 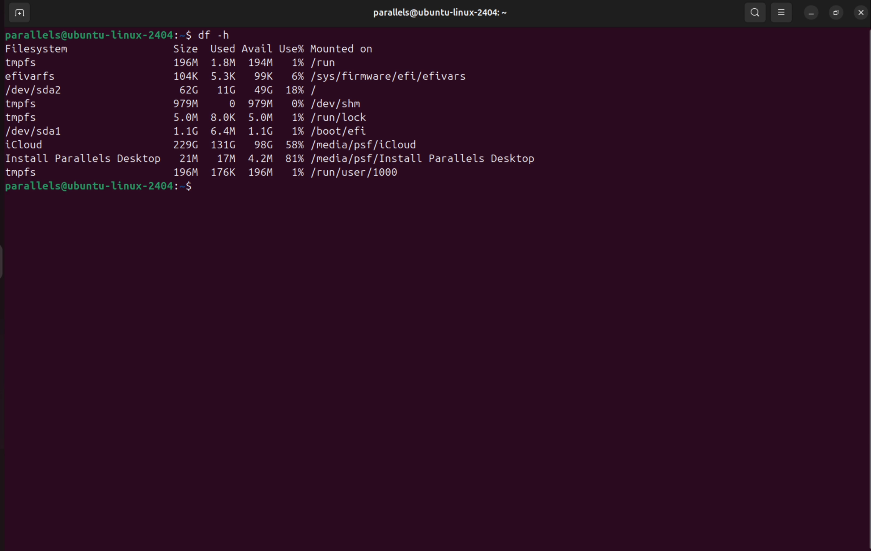 I want to click on parallels@ubuntu-linux-2404:~$, so click(x=124, y=187).